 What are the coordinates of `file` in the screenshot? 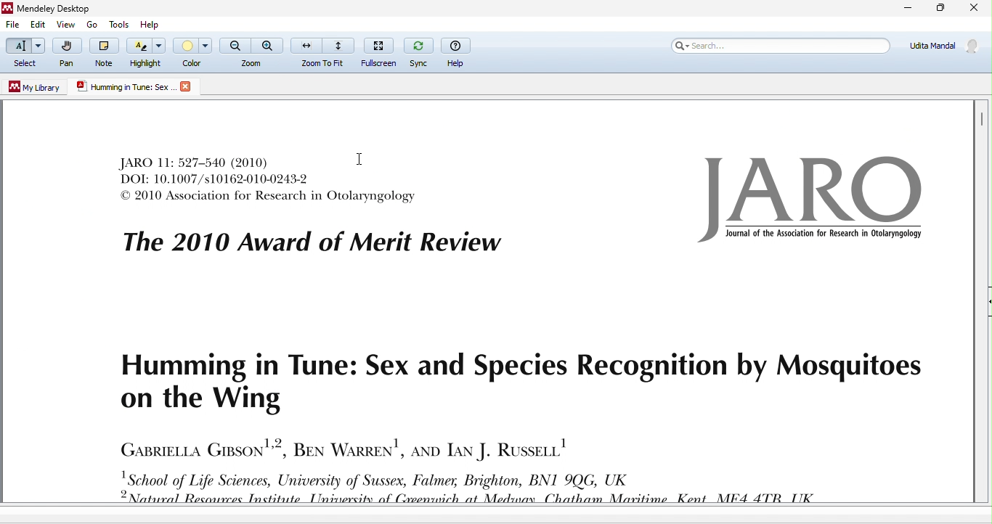 It's located at (14, 26).